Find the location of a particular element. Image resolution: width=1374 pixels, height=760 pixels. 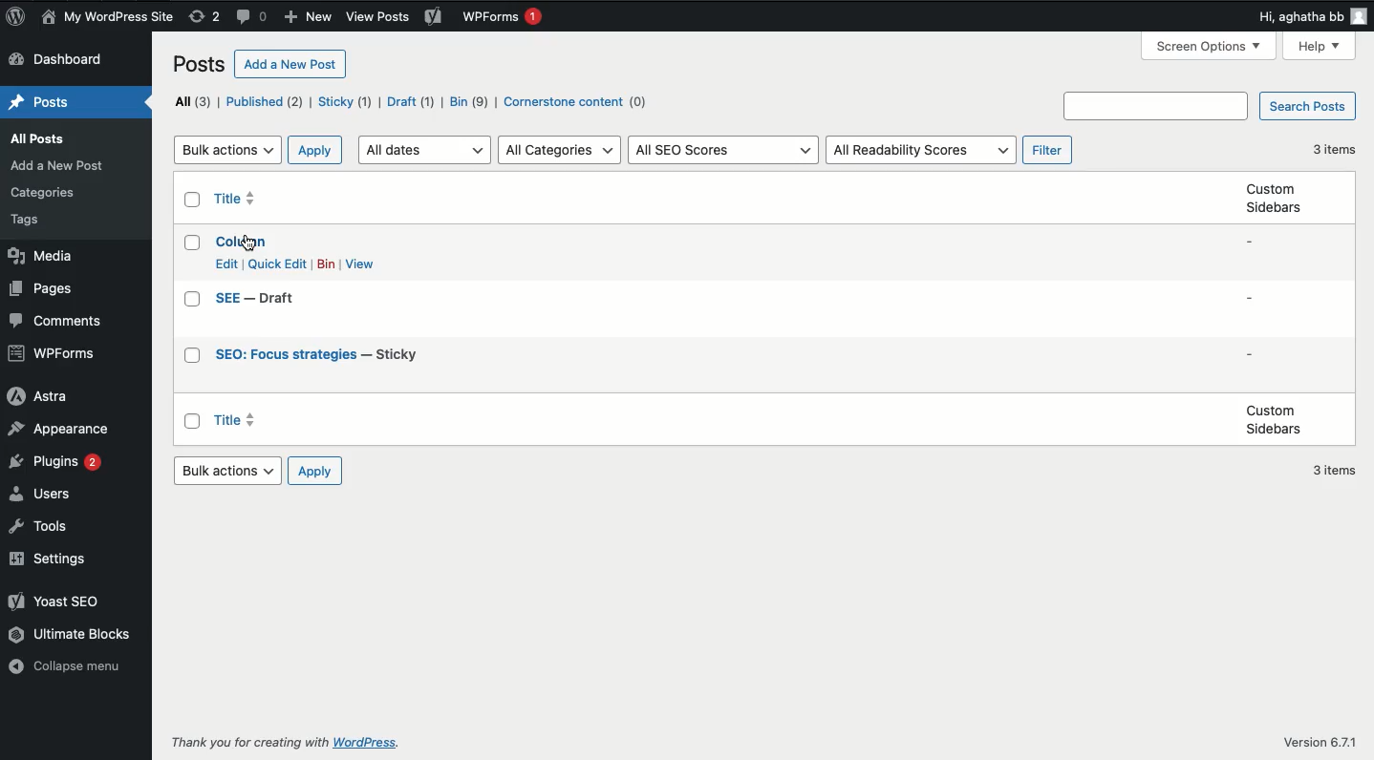

Checkbox is located at coordinates (193, 244).